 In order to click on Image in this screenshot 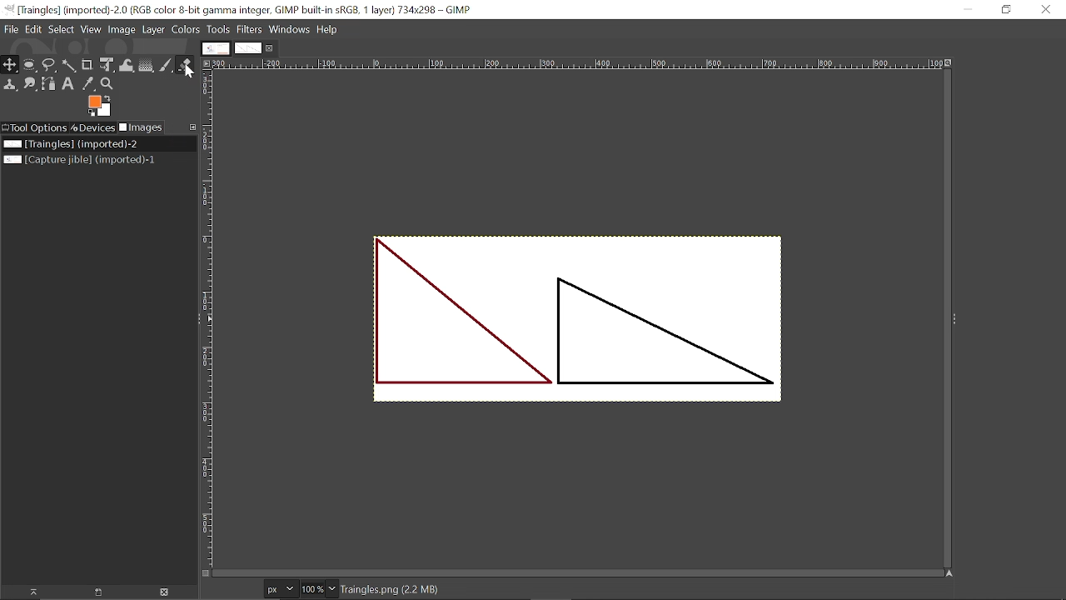, I will do `click(122, 31)`.